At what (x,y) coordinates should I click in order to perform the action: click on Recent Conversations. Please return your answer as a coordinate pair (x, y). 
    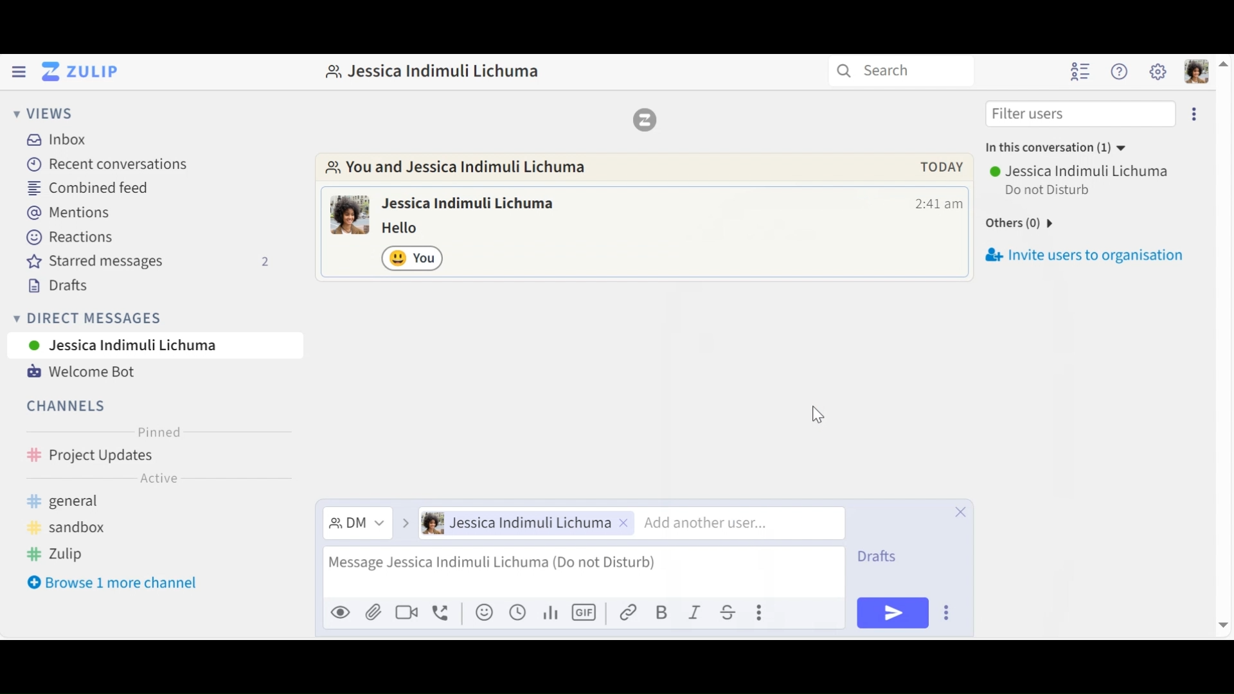
    Looking at the image, I should click on (109, 164).